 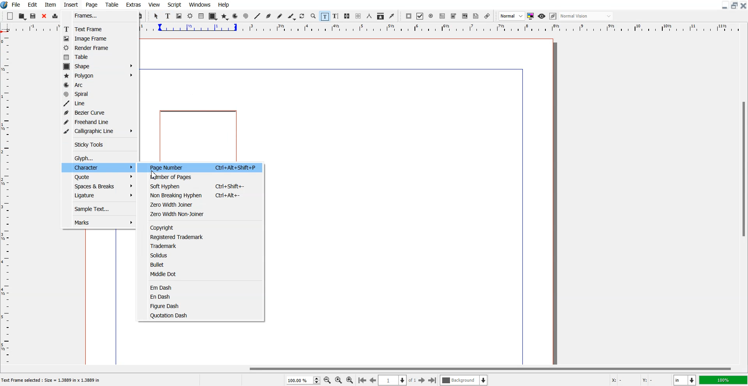 What do you see at coordinates (203, 227) in the screenshot?
I see `Copyright` at bounding box center [203, 227].